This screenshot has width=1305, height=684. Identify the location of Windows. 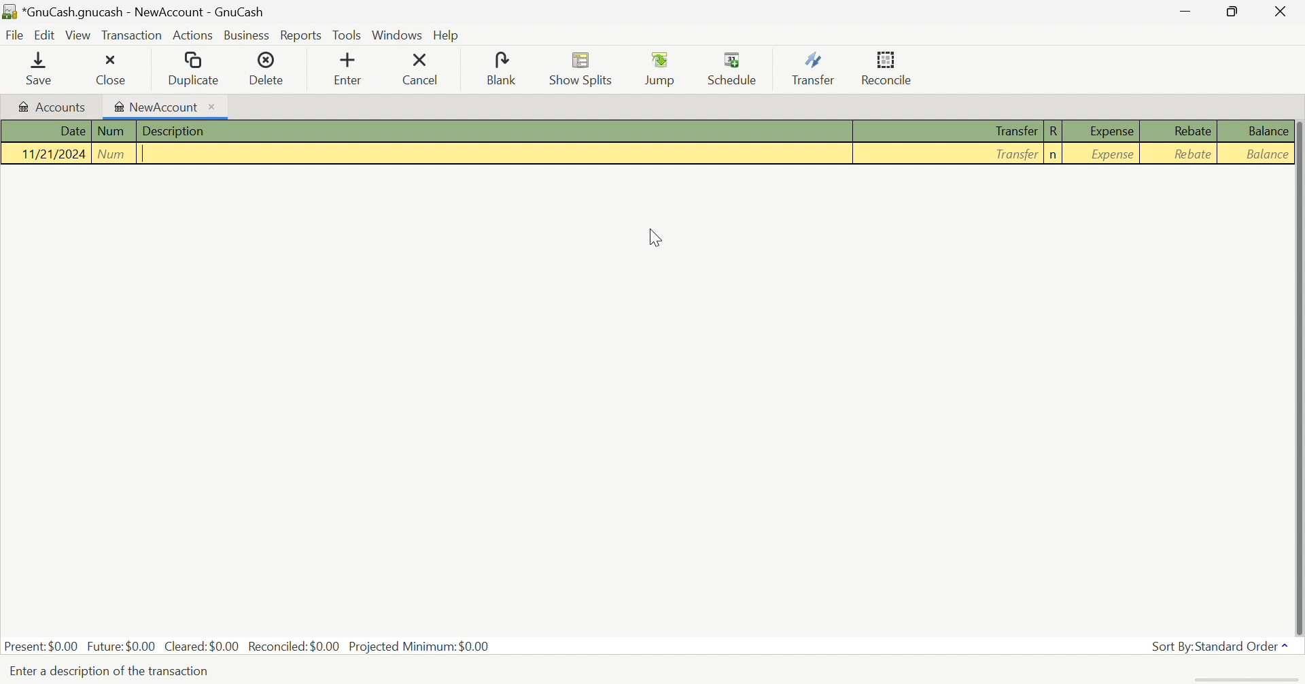
(398, 35).